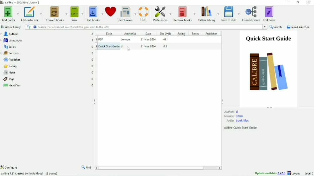 Image resolution: width=314 pixels, height=176 pixels. What do you see at coordinates (126, 39) in the screenshot?
I see `Lenovo` at bounding box center [126, 39].